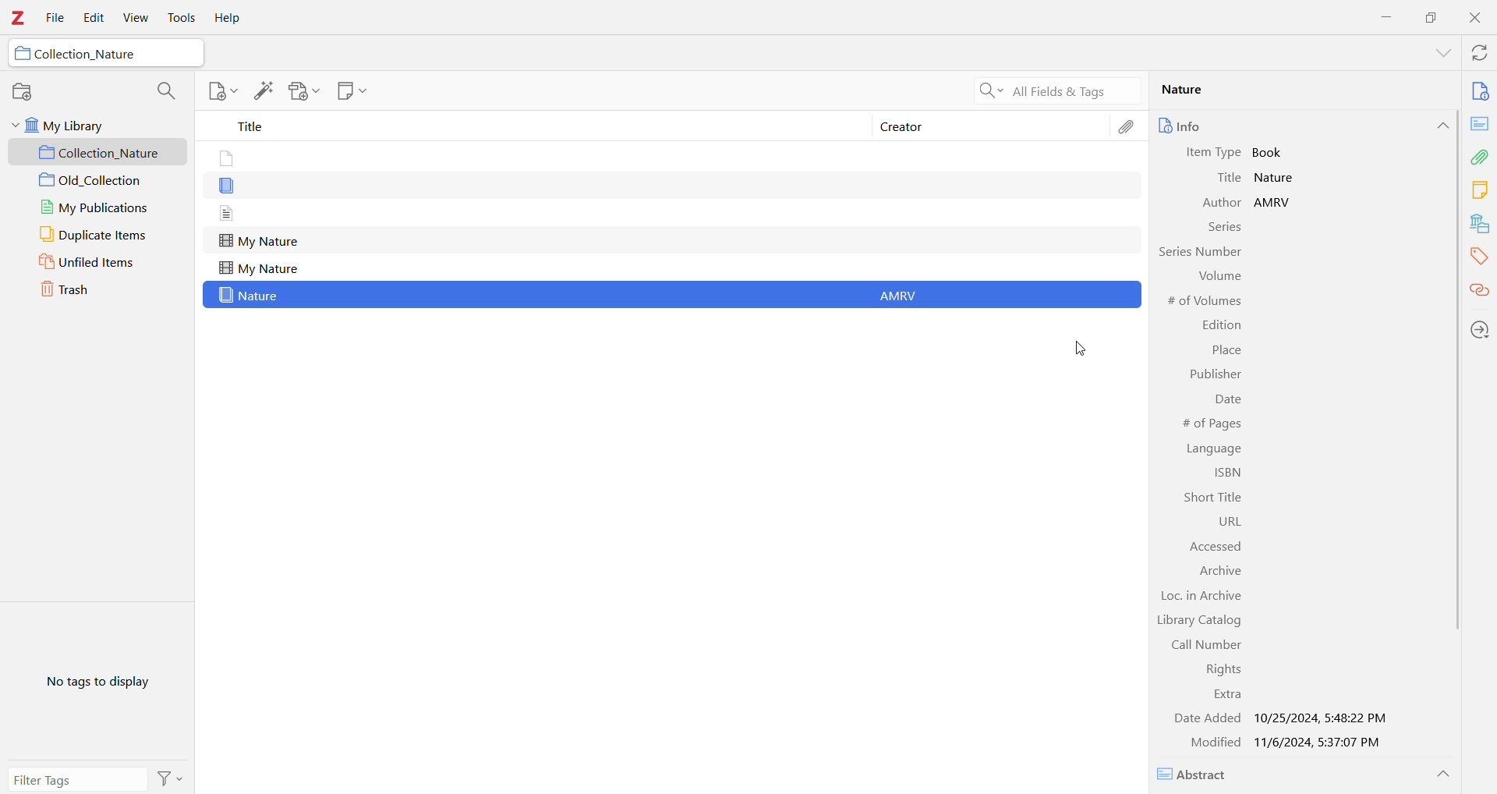 The width and height of the screenshot is (1497, 794). Describe the element at coordinates (1479, 191) in the screenshot. I see `Notes` at that location.